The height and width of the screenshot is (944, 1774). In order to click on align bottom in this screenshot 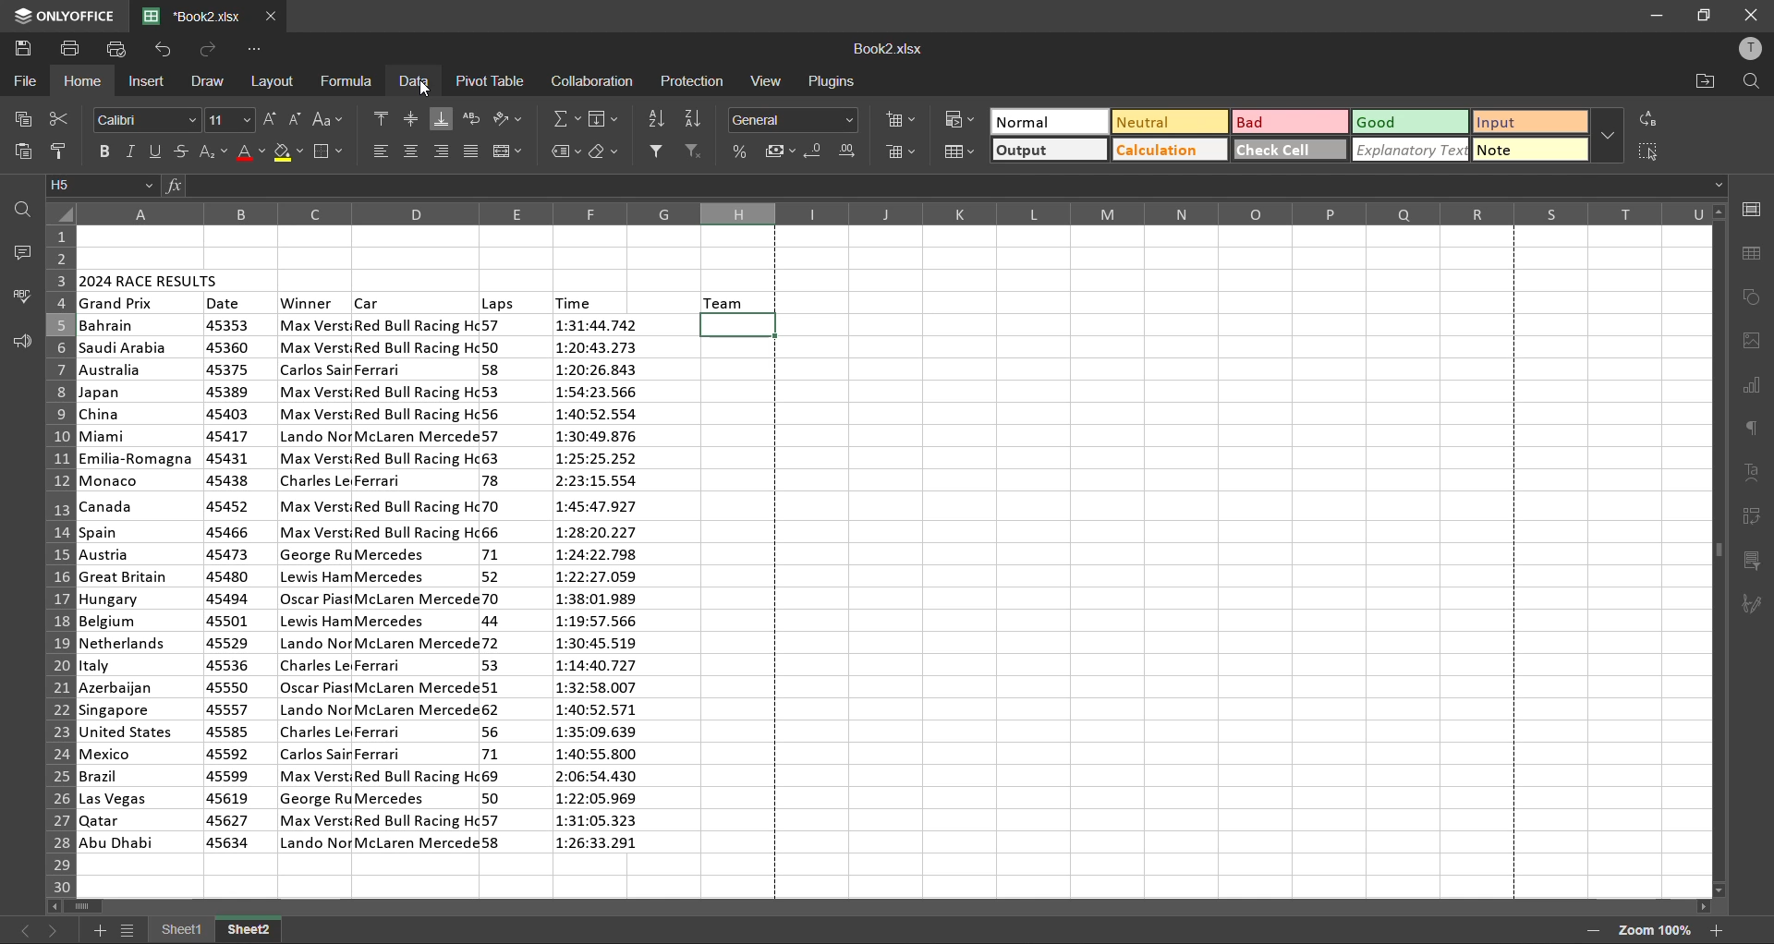, I will do `click(441, 118)`.